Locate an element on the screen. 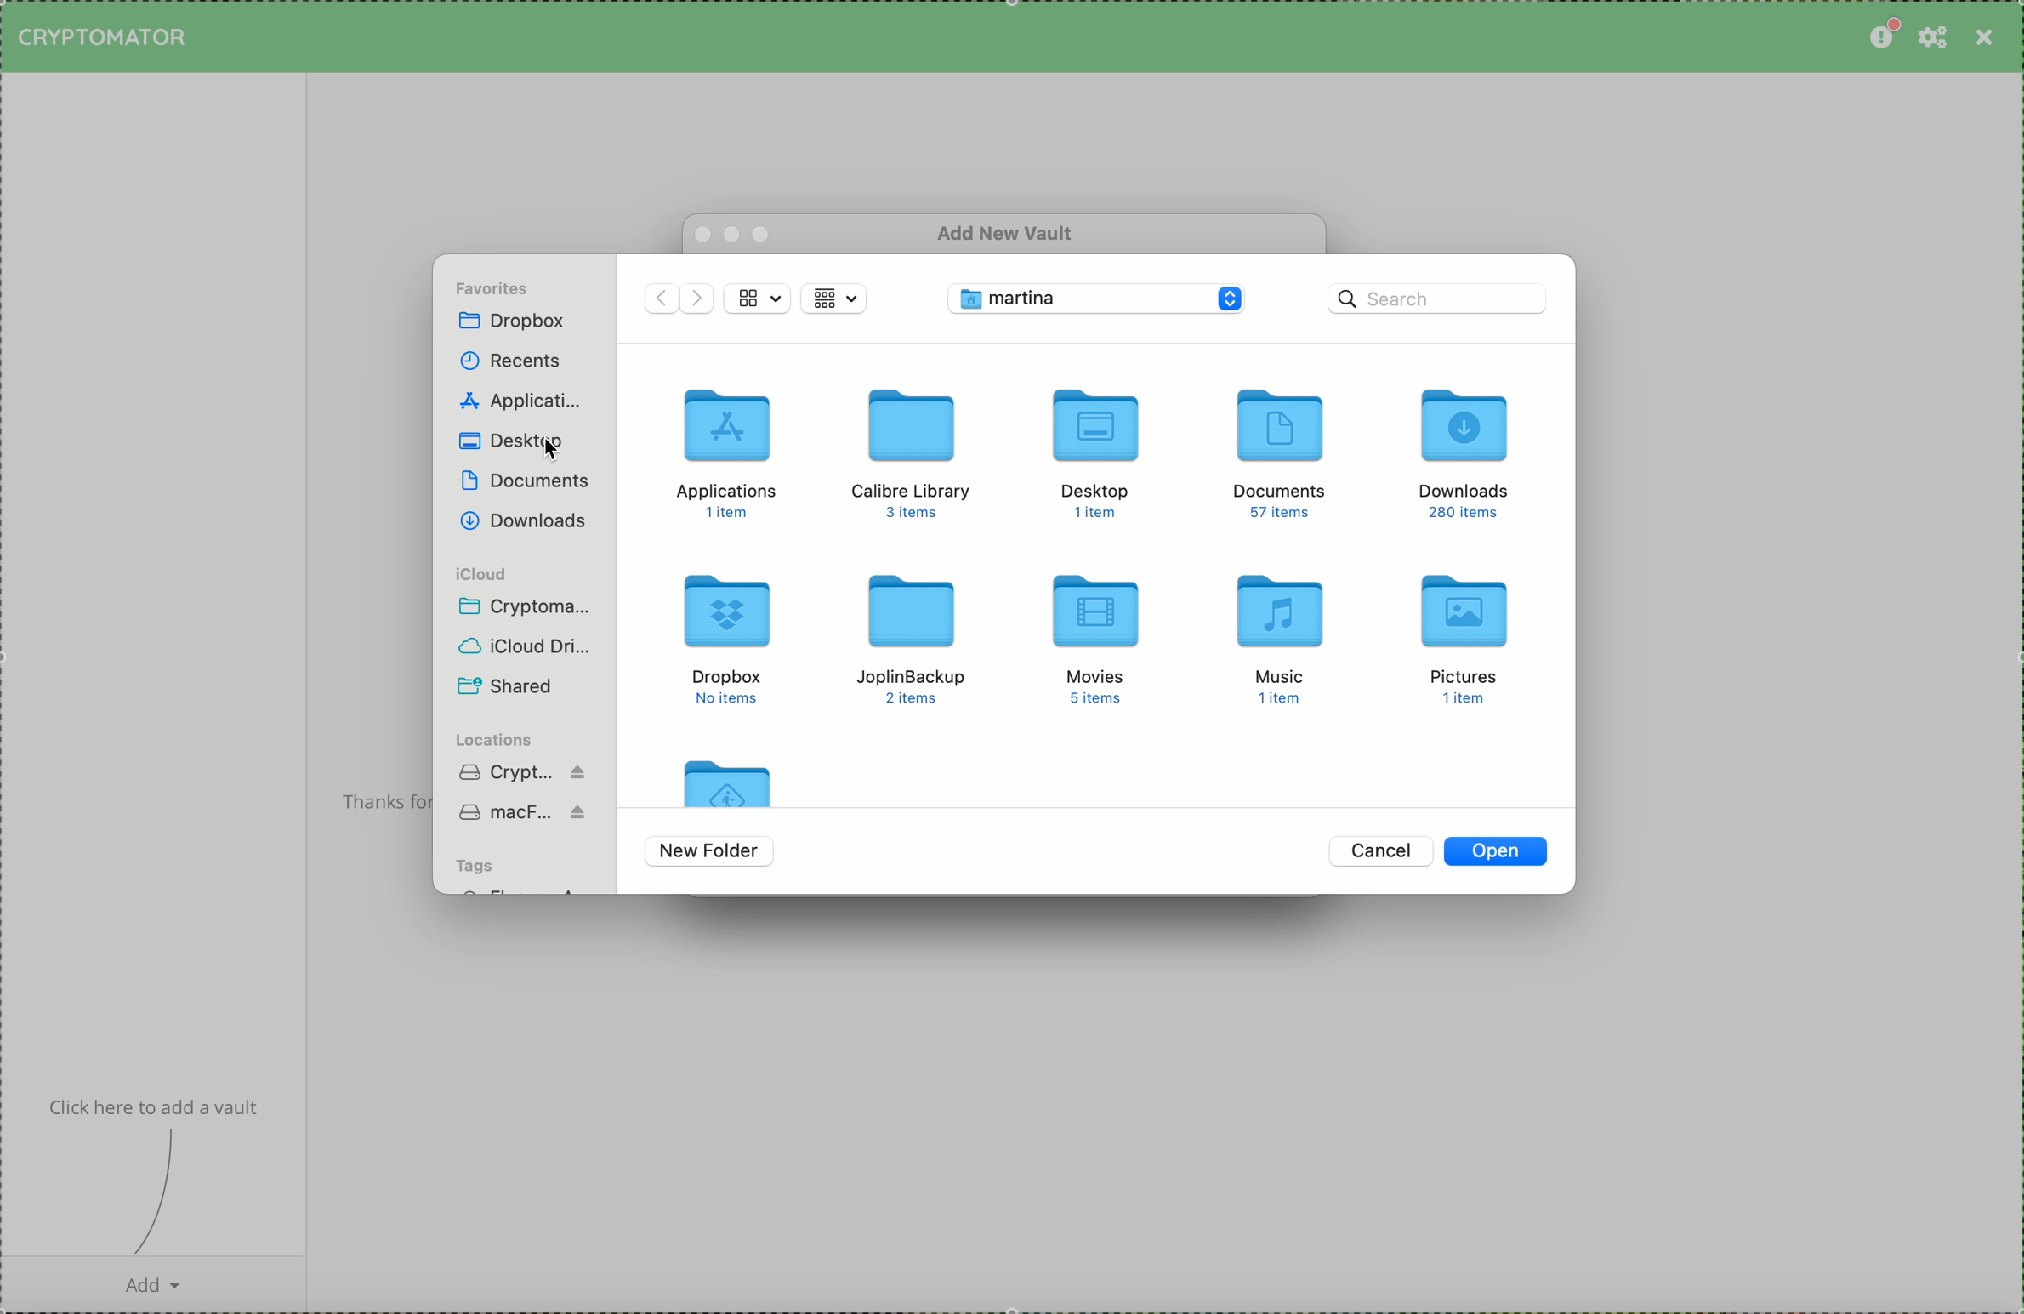  navigate back is located at coordinates (660, 298).